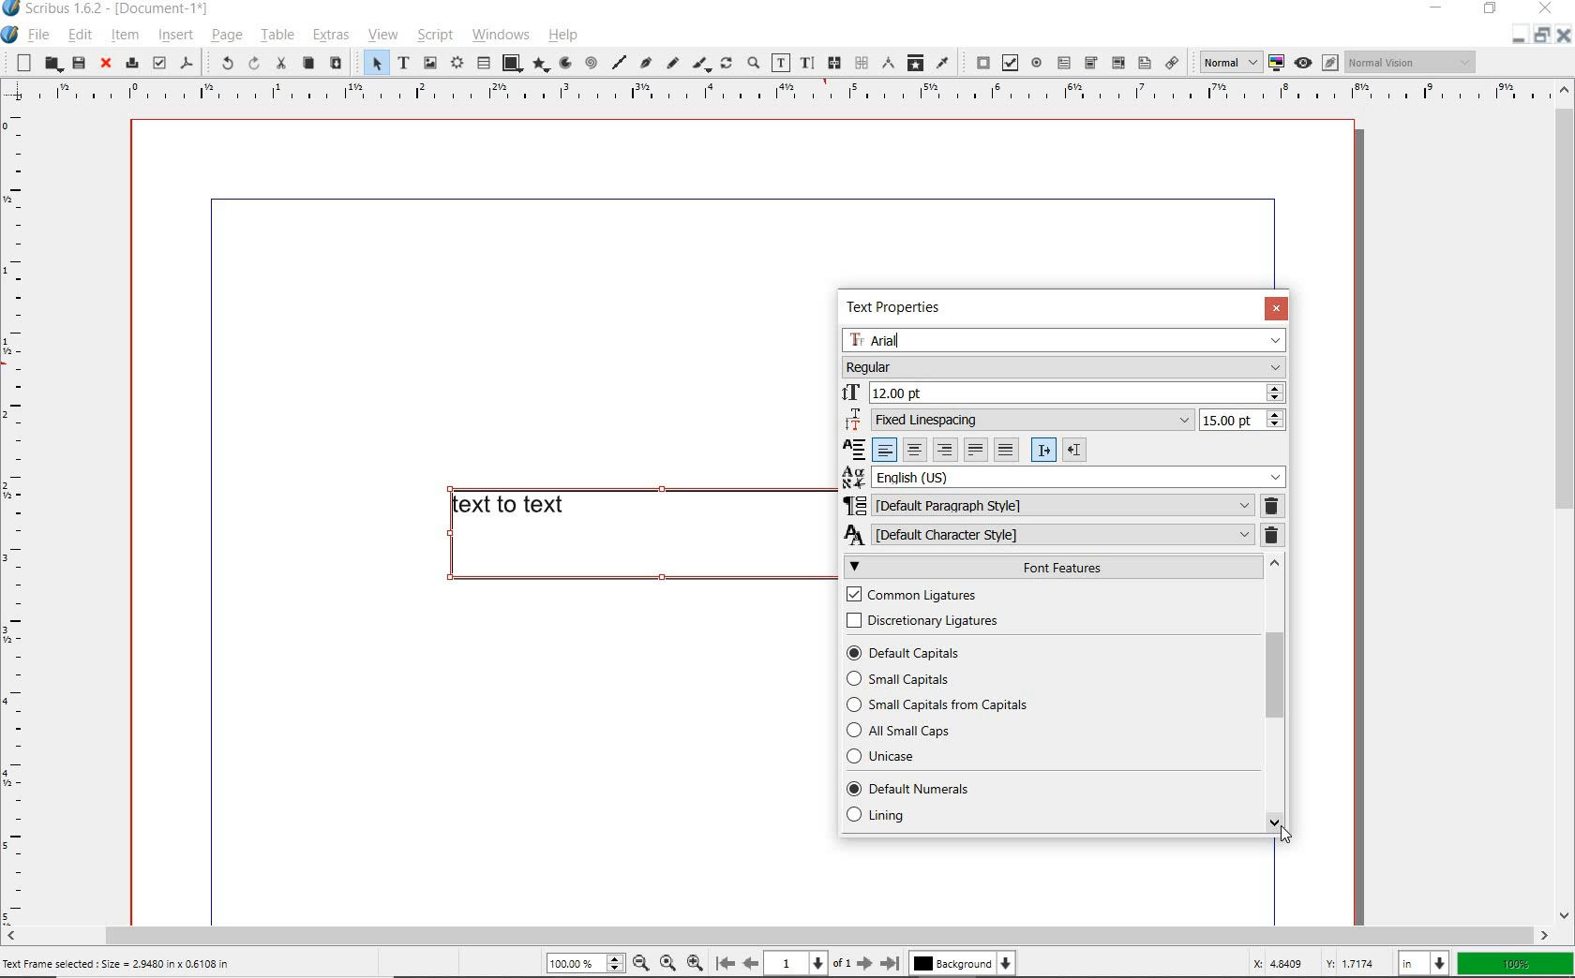  Describe the element at coordinates (906, 731) in the screenshot. I see `ALL SMALL CAPS` at that location.